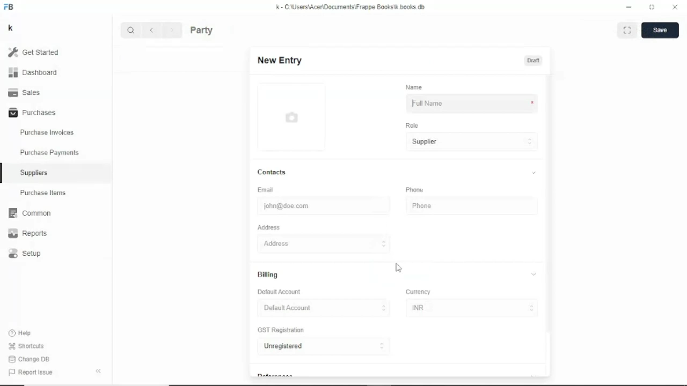  What do you see at coordinates (398, 268) in the screenshot?
I see `Cursor` at bounding box center [398, 268].